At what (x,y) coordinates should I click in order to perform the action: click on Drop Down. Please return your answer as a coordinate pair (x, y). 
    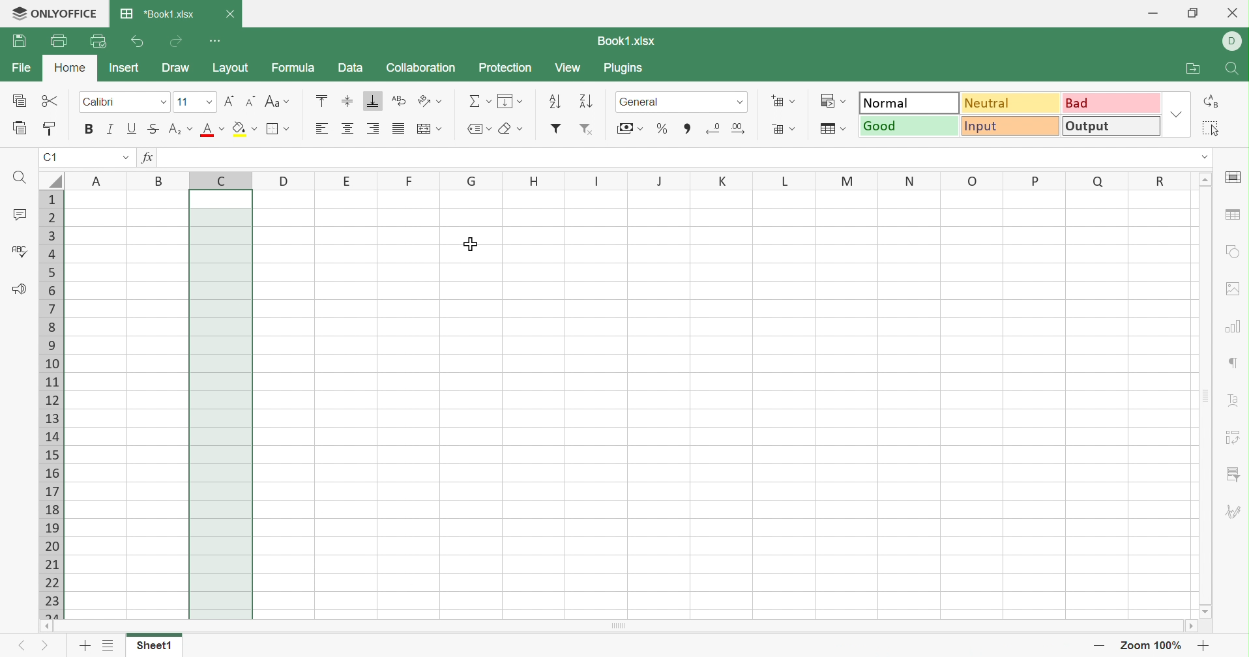
    Looking at the image, I should click on (847, 128).